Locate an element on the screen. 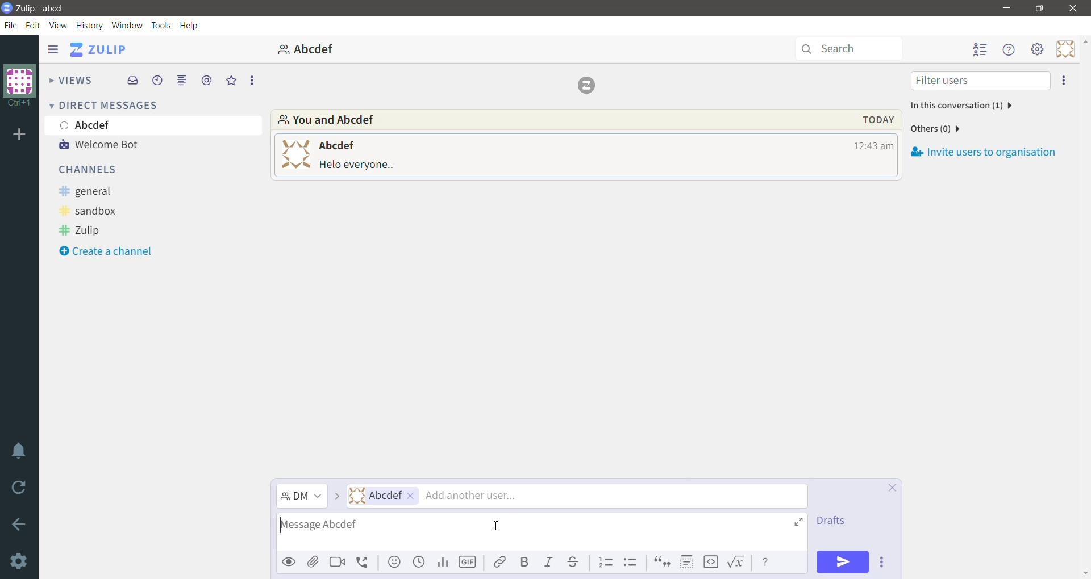 This screenshot has width=1091, height=579. Spoiler is located at coordinates (688, 562).